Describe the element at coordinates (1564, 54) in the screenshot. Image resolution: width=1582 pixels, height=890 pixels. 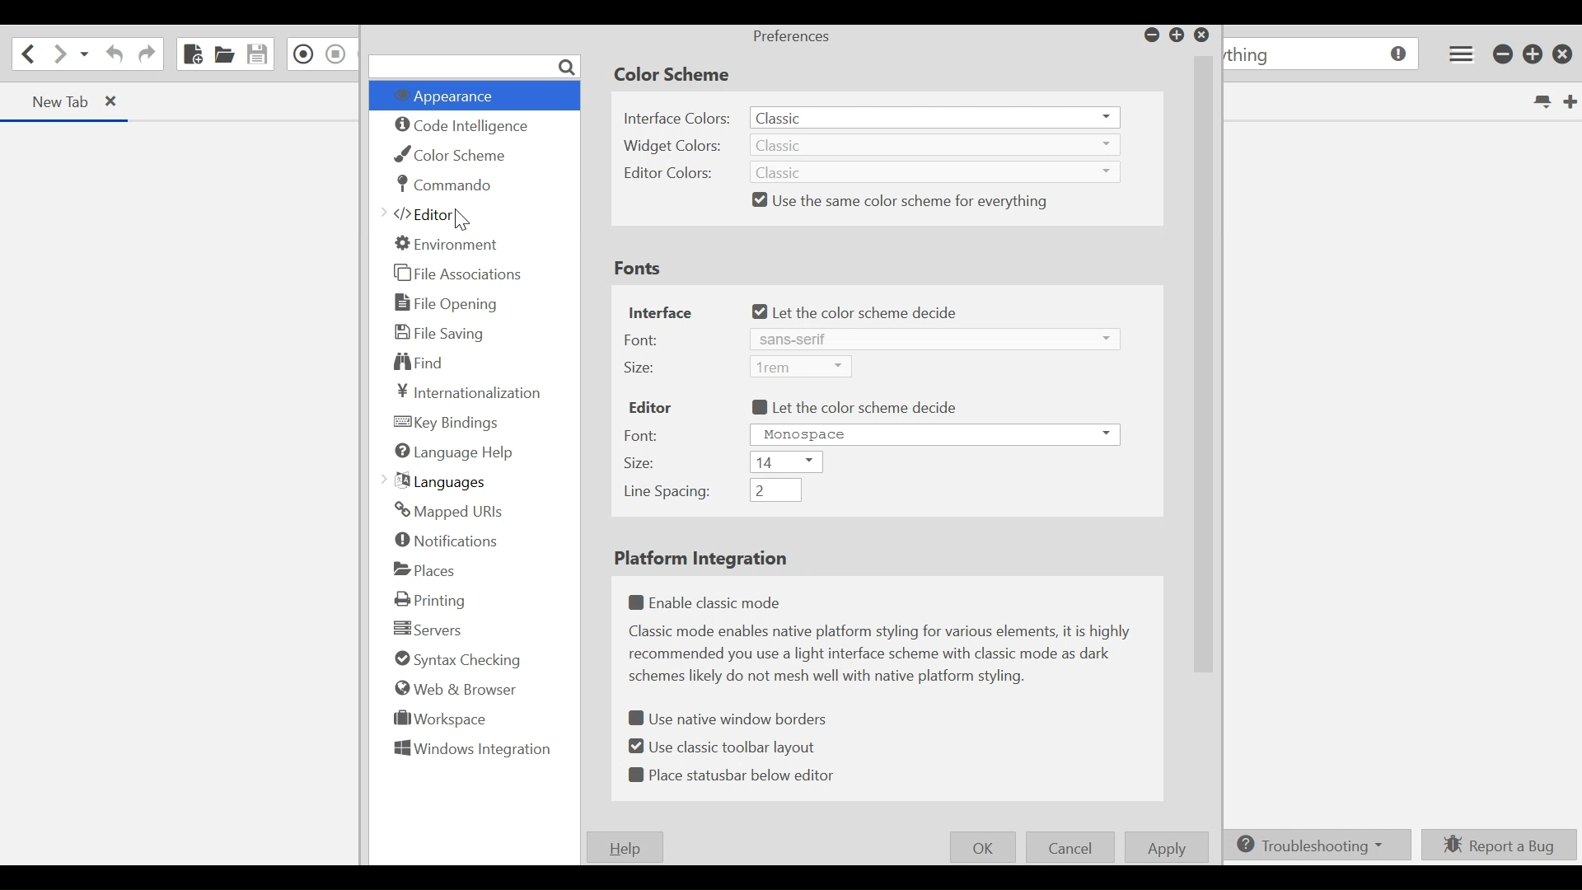
I see `Close` at that location.